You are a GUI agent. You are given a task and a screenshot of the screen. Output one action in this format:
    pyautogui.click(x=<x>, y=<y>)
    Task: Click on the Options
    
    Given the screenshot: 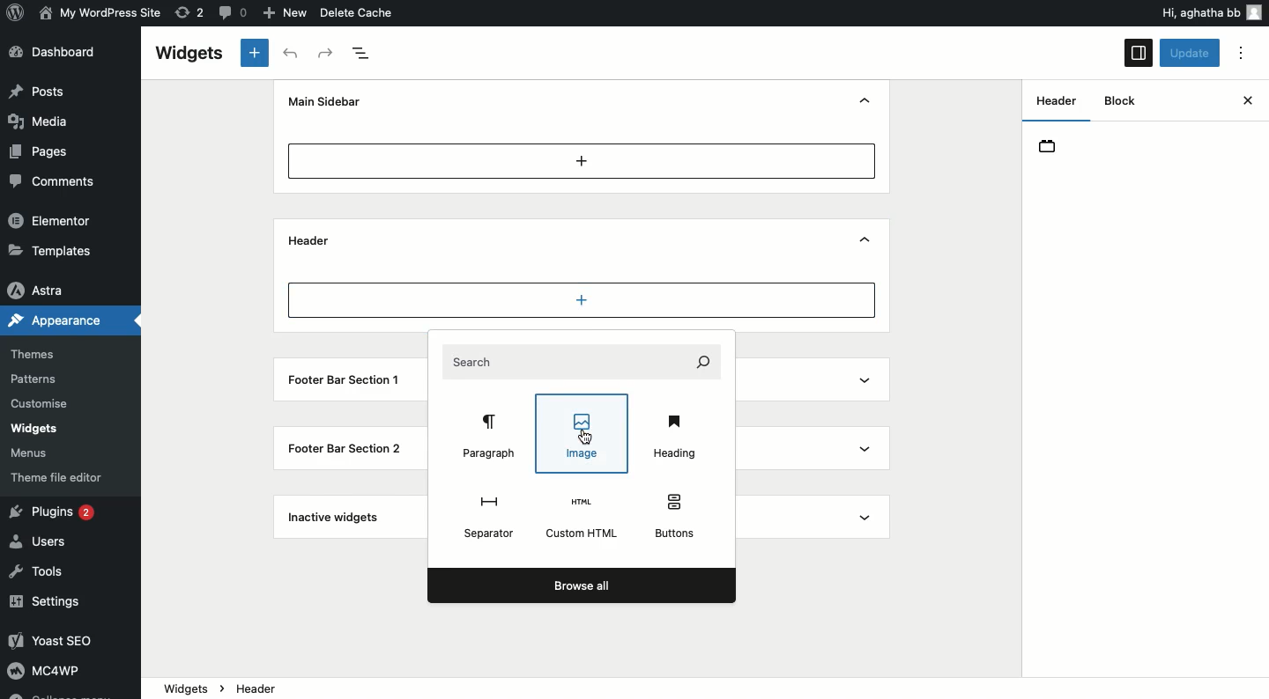 What is the action you would take?
    pyautogui.click(x=1241, y=54)
    